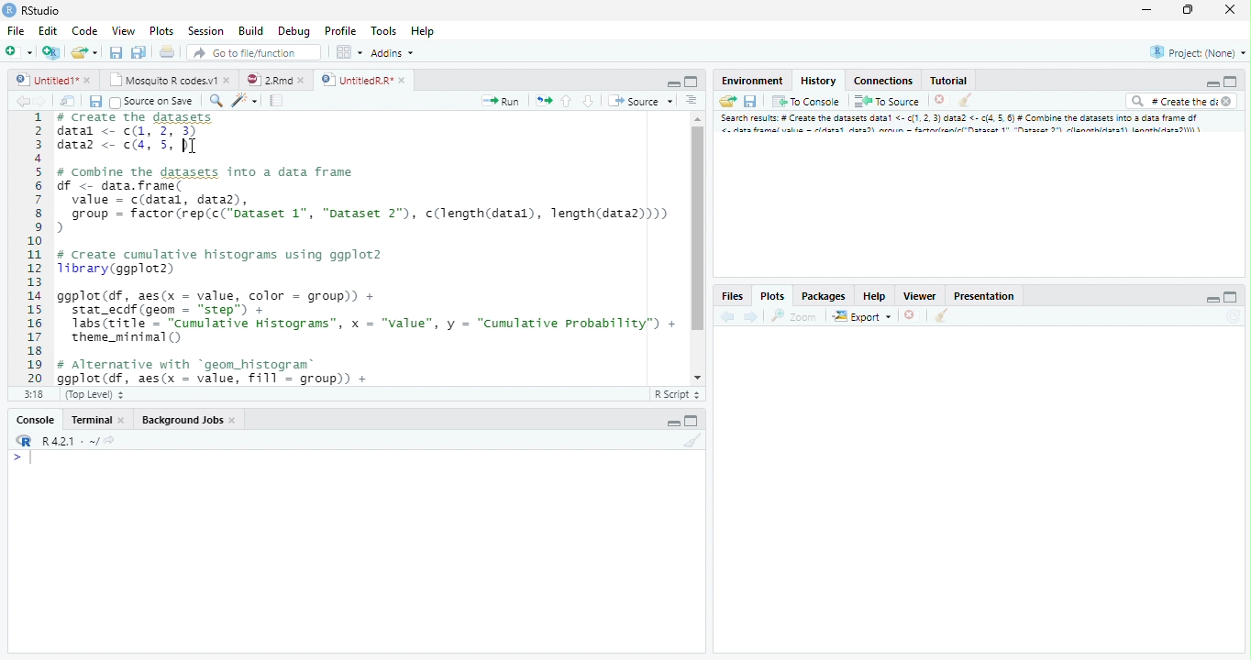 The height and width of the screenshot is (660, 1251). I want to click on Viewer, so click(919, 296).